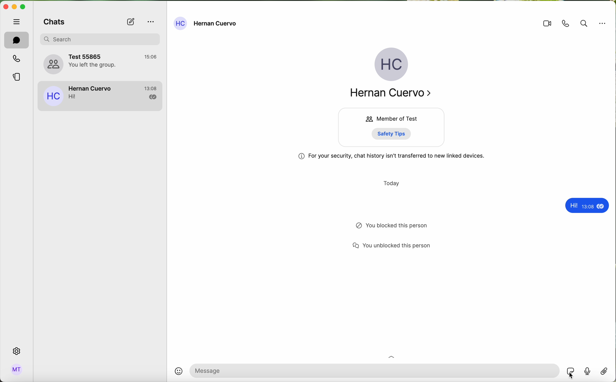  I want to click on icon, so click(391, 357).